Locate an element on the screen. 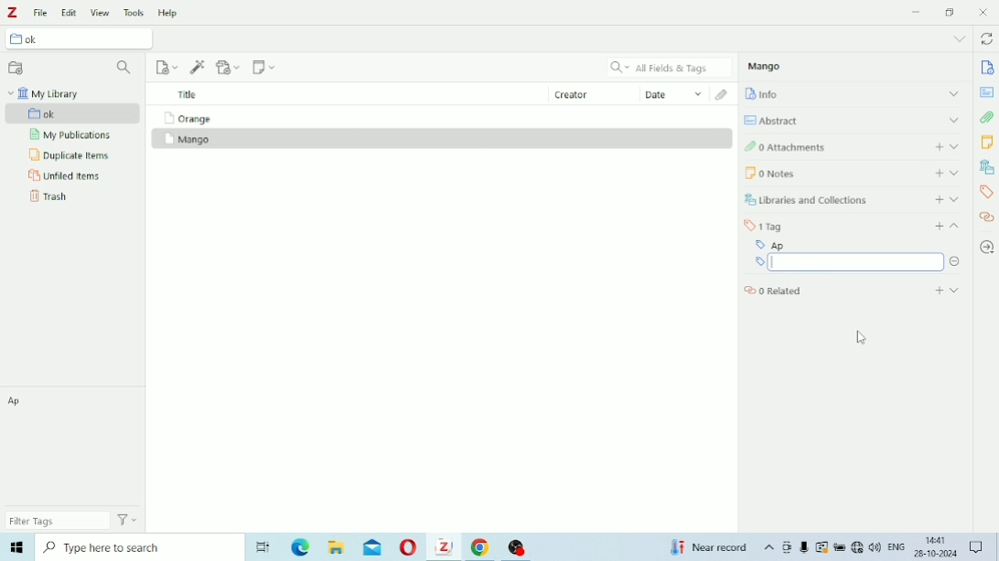 The height and width of the screenshot is (561, 999). My Library is located at coordinates (45, 91).